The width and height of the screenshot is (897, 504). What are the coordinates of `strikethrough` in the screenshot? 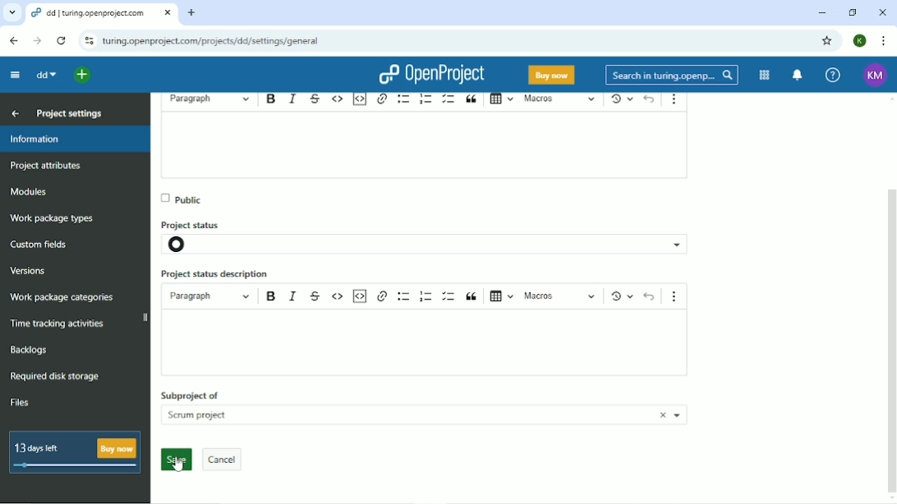 It's located at (317, 295).